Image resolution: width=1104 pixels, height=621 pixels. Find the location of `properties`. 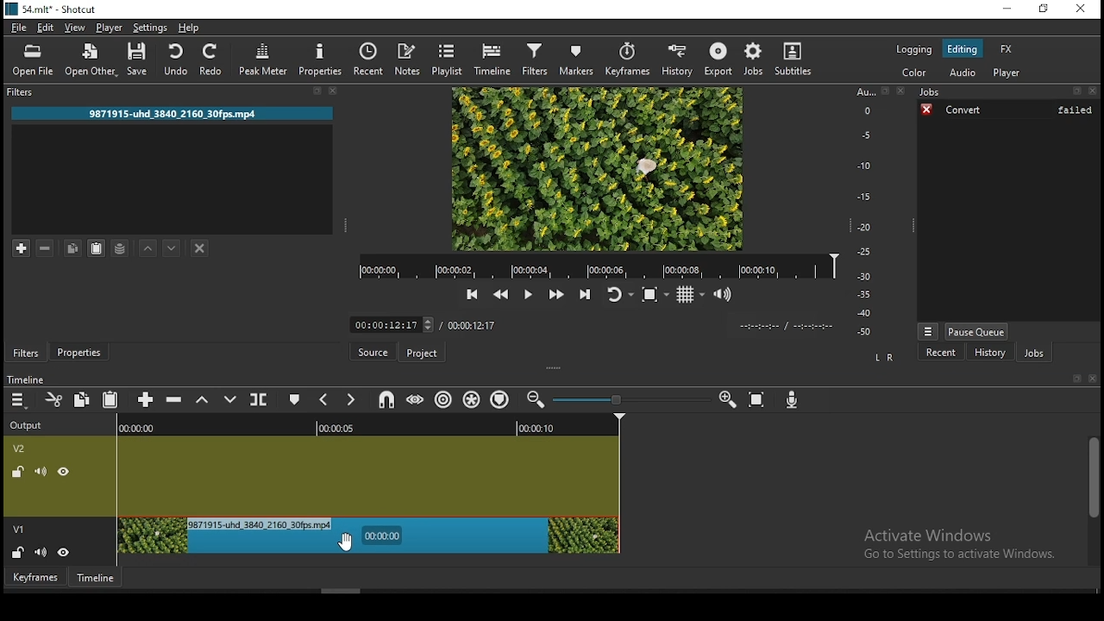

properties is located at coordinates (319, 59).